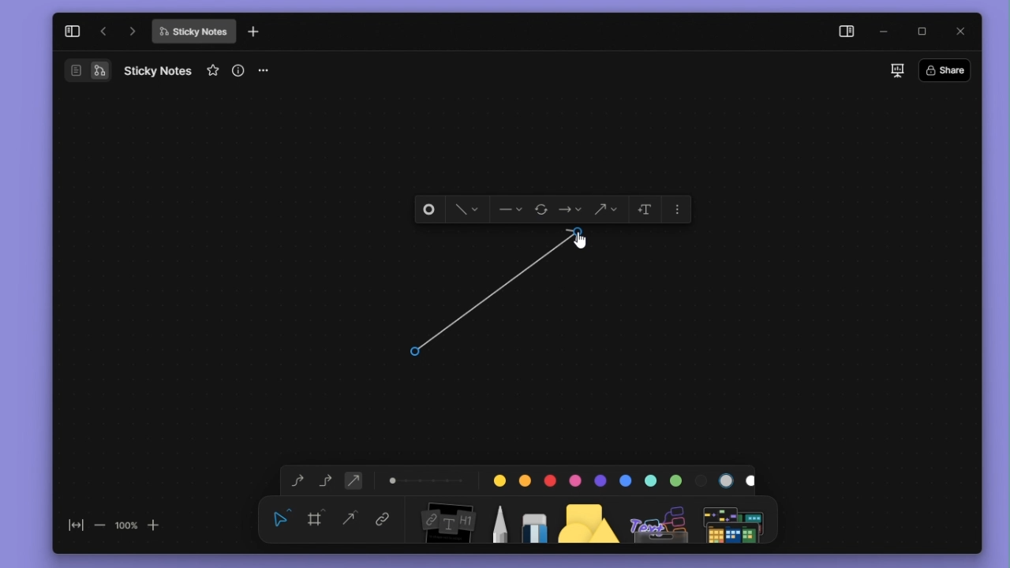 The height and width of the screenshot is (568, 1010). I want to click on zoom in, so click(155, 524).